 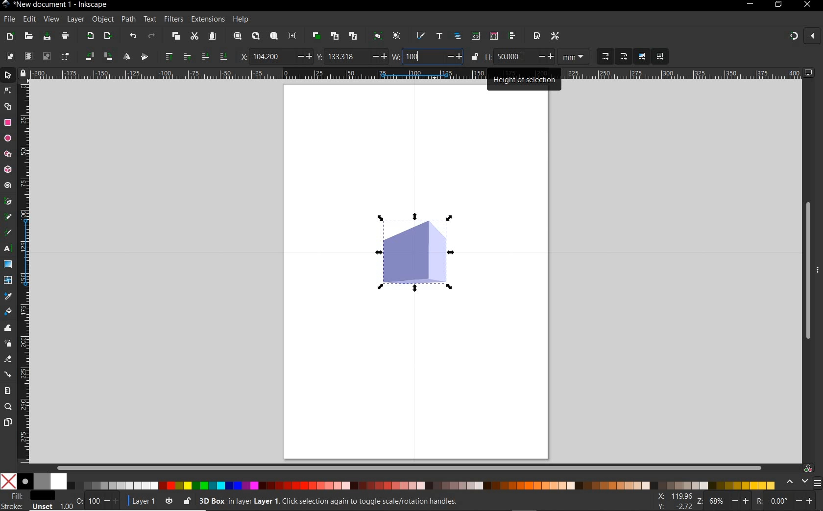 What do you see at coordinates (398, 36) in the screenshot?
I see `ungroup` at bounding box center [398, 36].